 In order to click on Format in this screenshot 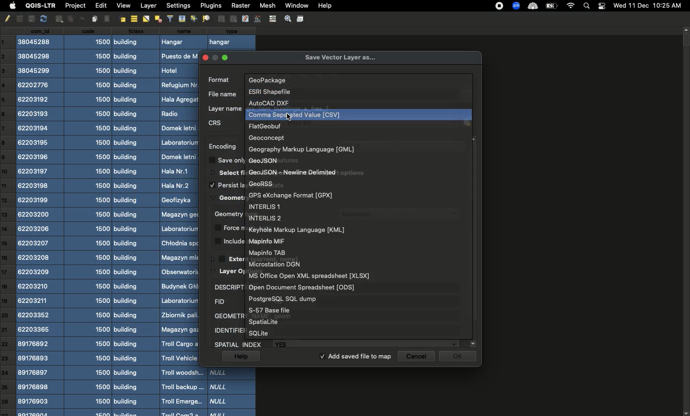, I will do `click(268, 184)`.